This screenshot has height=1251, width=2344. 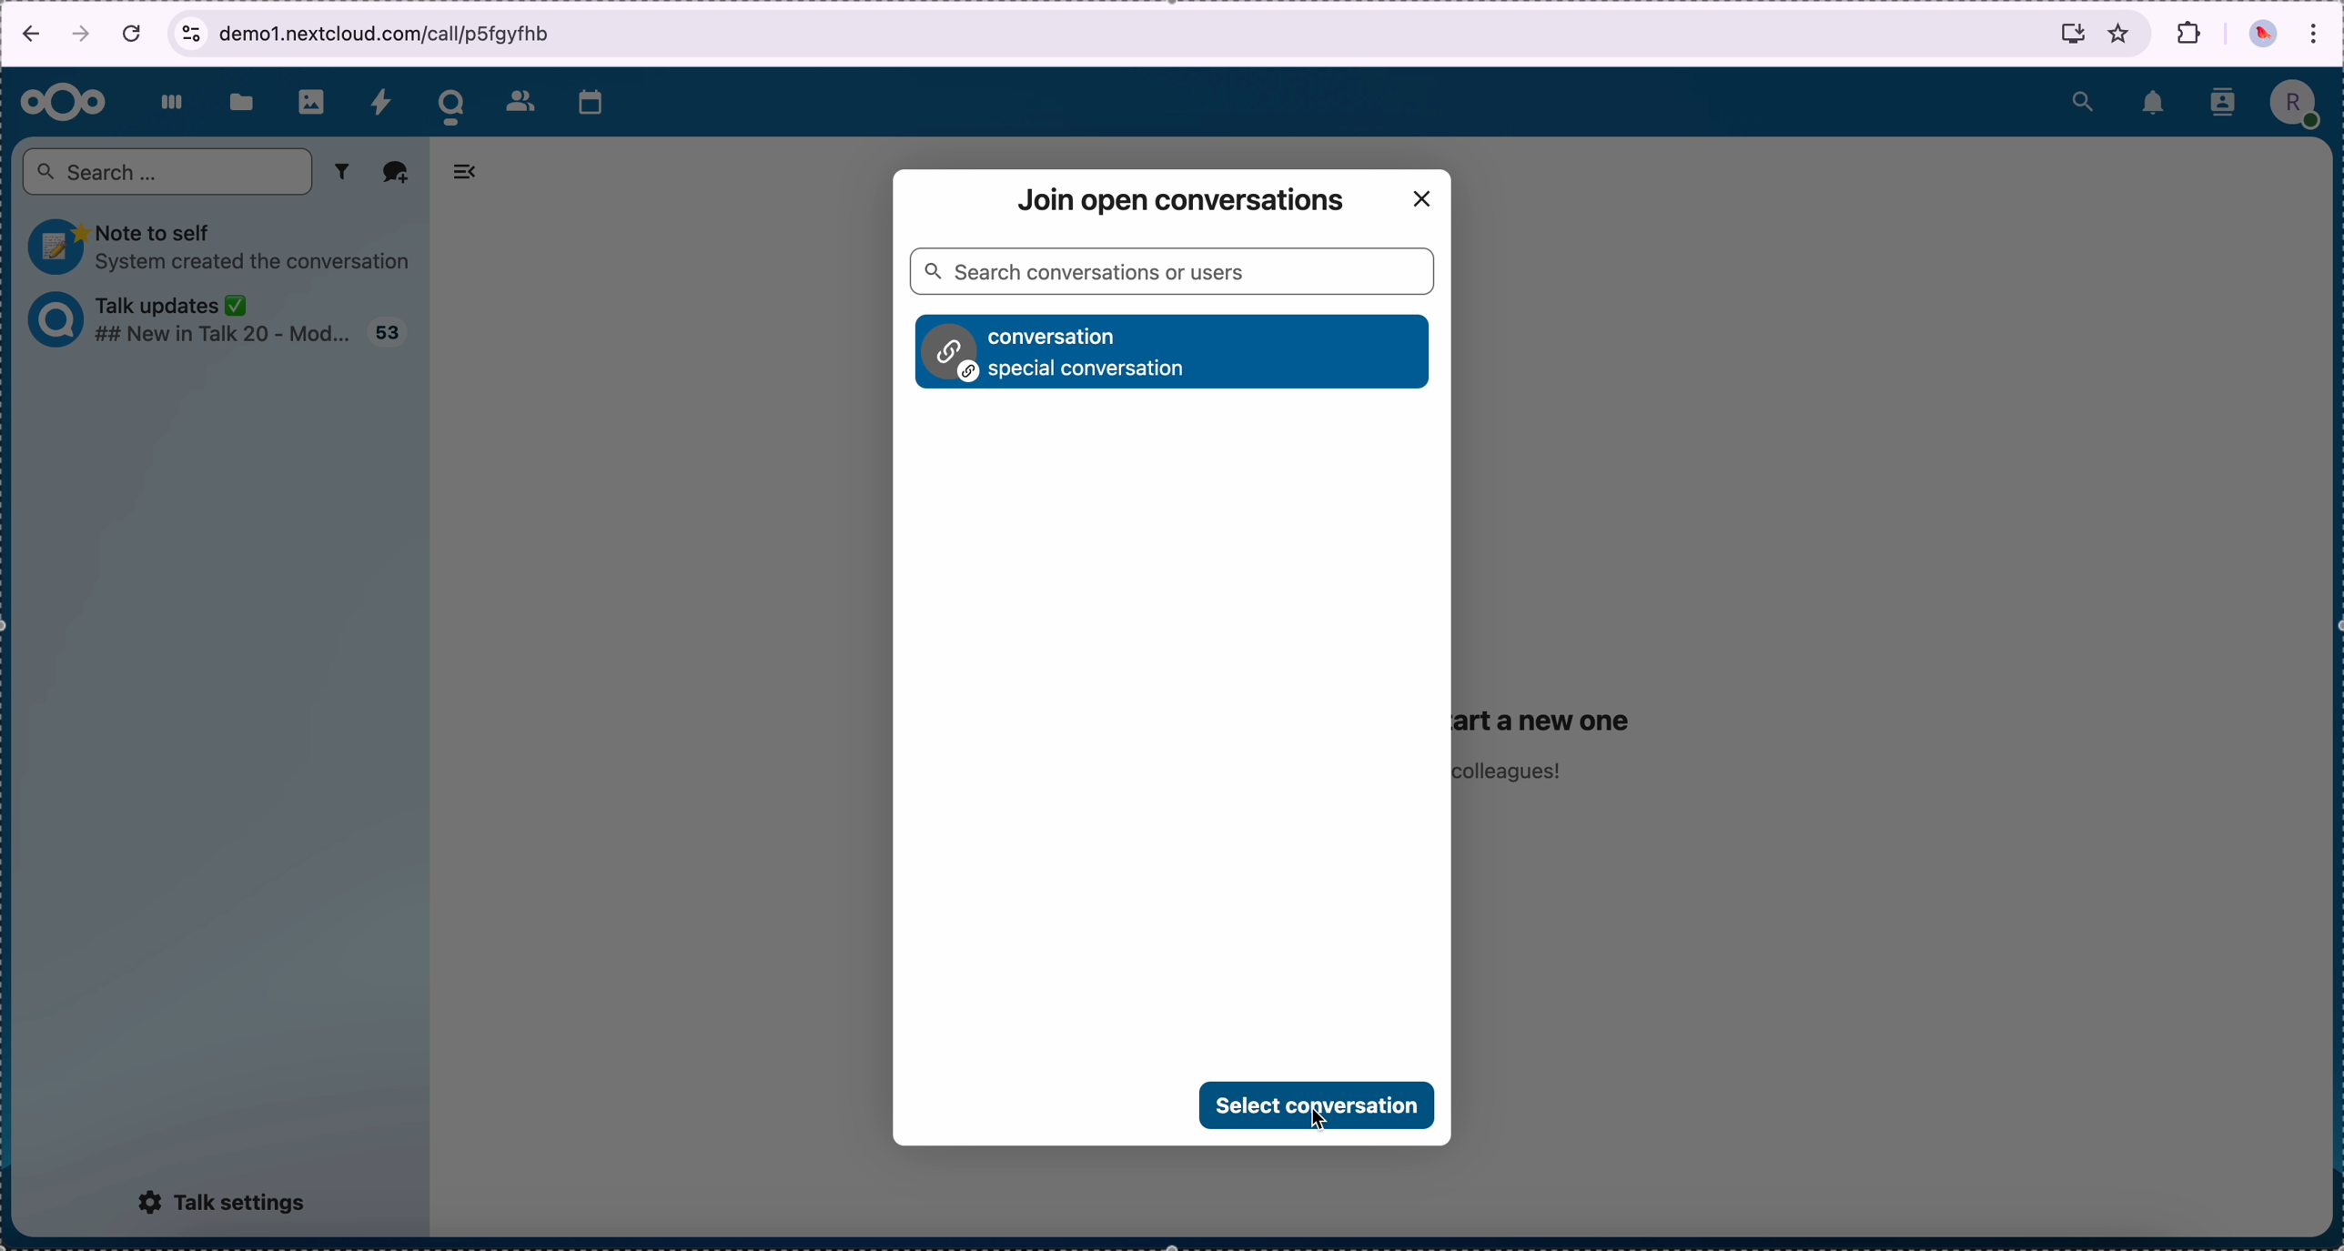 I want to click on calendar, so click(x=594, y=102).